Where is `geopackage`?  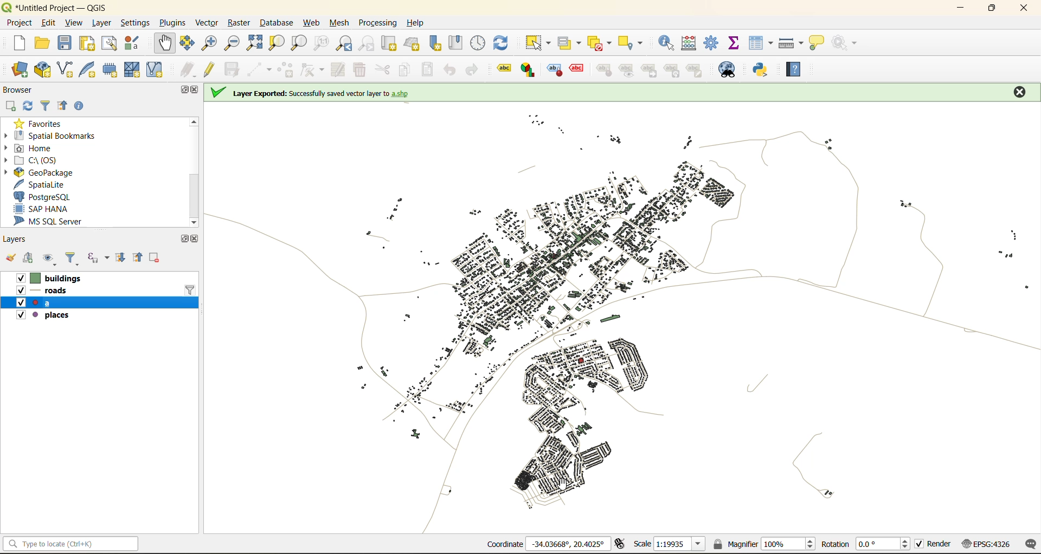 geopackage is located at coordinates (46, 173).